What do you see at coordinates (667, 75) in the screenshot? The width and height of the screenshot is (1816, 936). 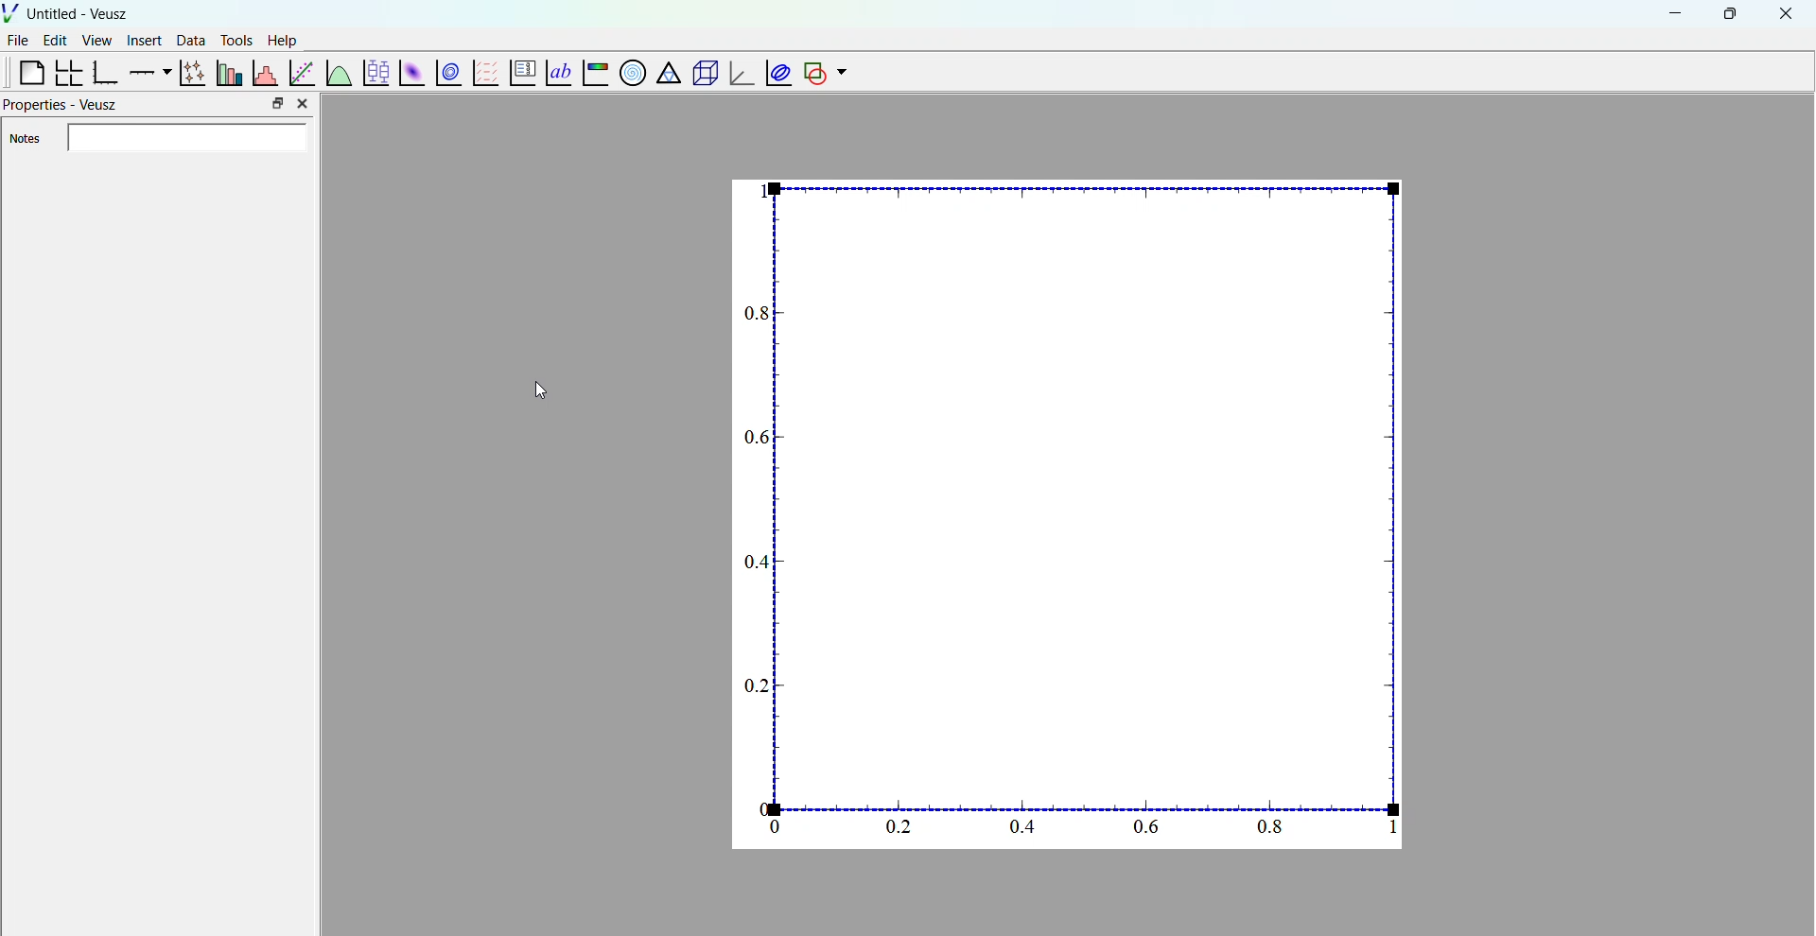 I see `ternary graph` at bounding box center [667, 75].